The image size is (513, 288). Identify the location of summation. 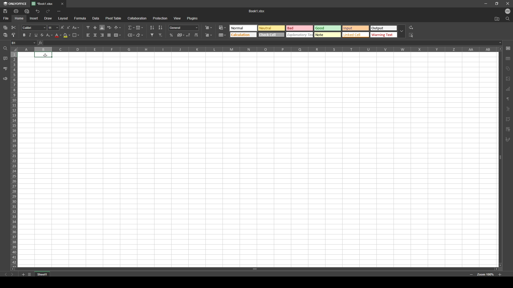
(131, 27).